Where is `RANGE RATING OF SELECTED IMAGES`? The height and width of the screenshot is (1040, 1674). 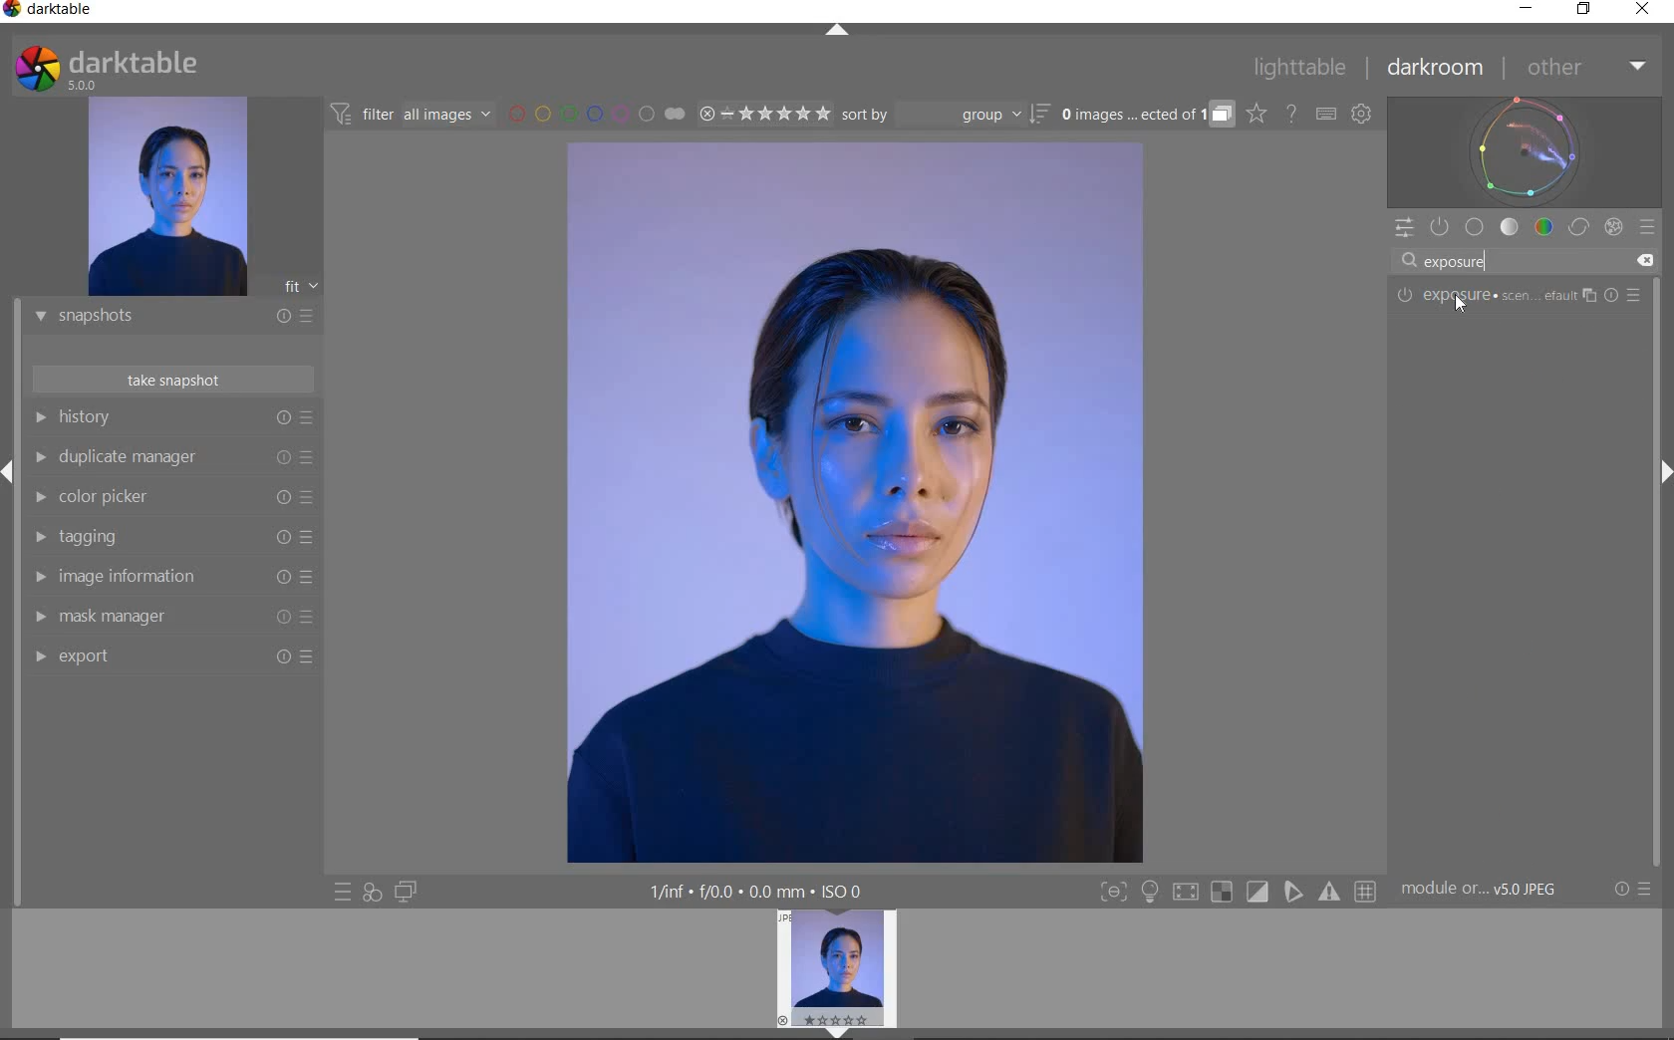
RANGE RATING OF SELECTED IMAGES is located at coordinates (763, 113).